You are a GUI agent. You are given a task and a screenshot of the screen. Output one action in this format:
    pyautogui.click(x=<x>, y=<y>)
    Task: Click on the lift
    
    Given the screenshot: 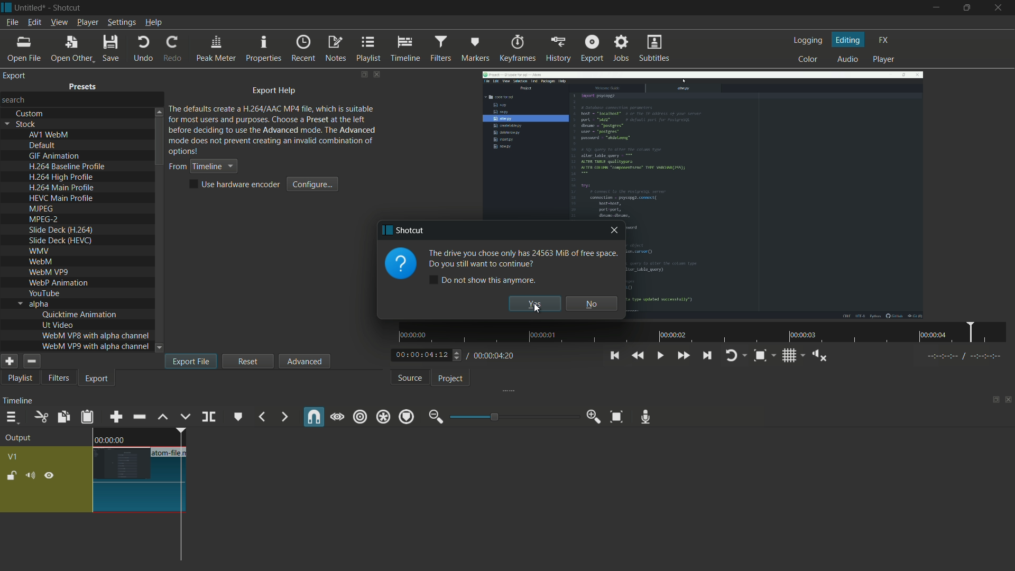 What is the action you would take?
    pyautogui.click(x=163, y=418)
    